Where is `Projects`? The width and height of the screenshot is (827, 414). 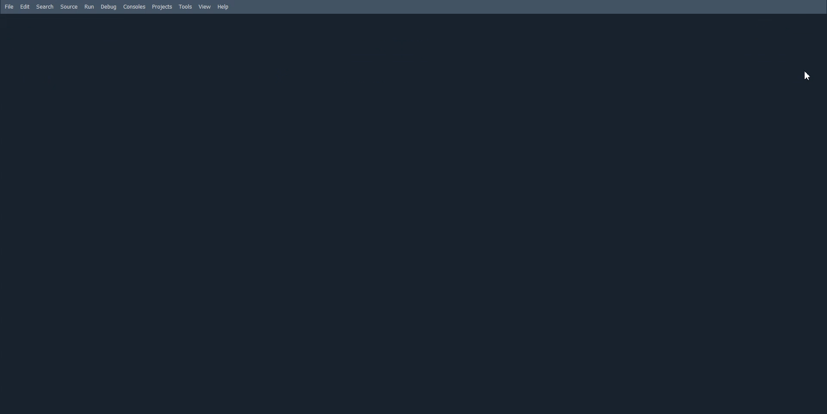 Projects is located at coordinates (162, 7).